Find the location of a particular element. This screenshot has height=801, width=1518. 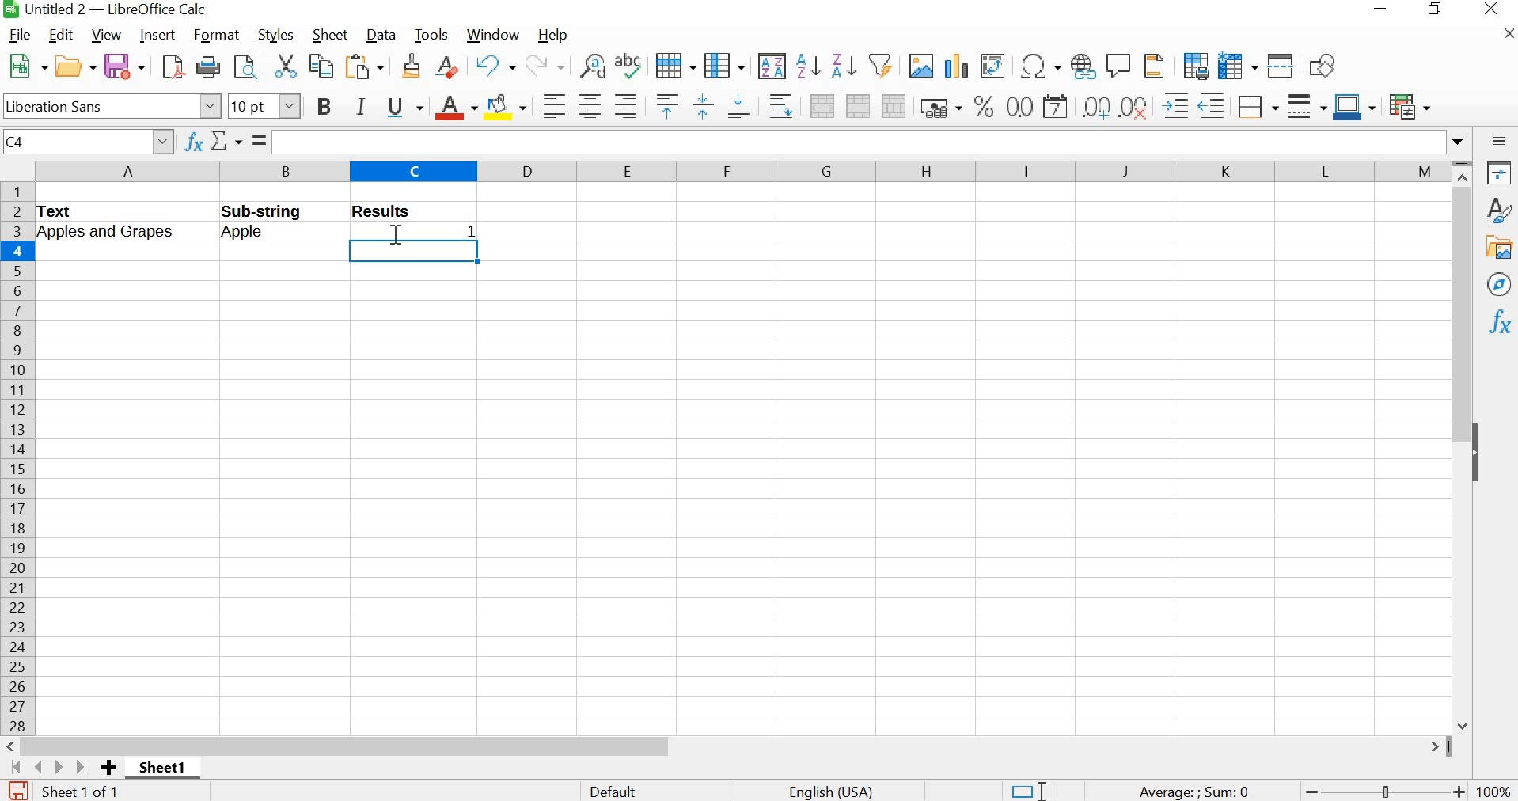

cursor position is located at coordinates (397, 239).